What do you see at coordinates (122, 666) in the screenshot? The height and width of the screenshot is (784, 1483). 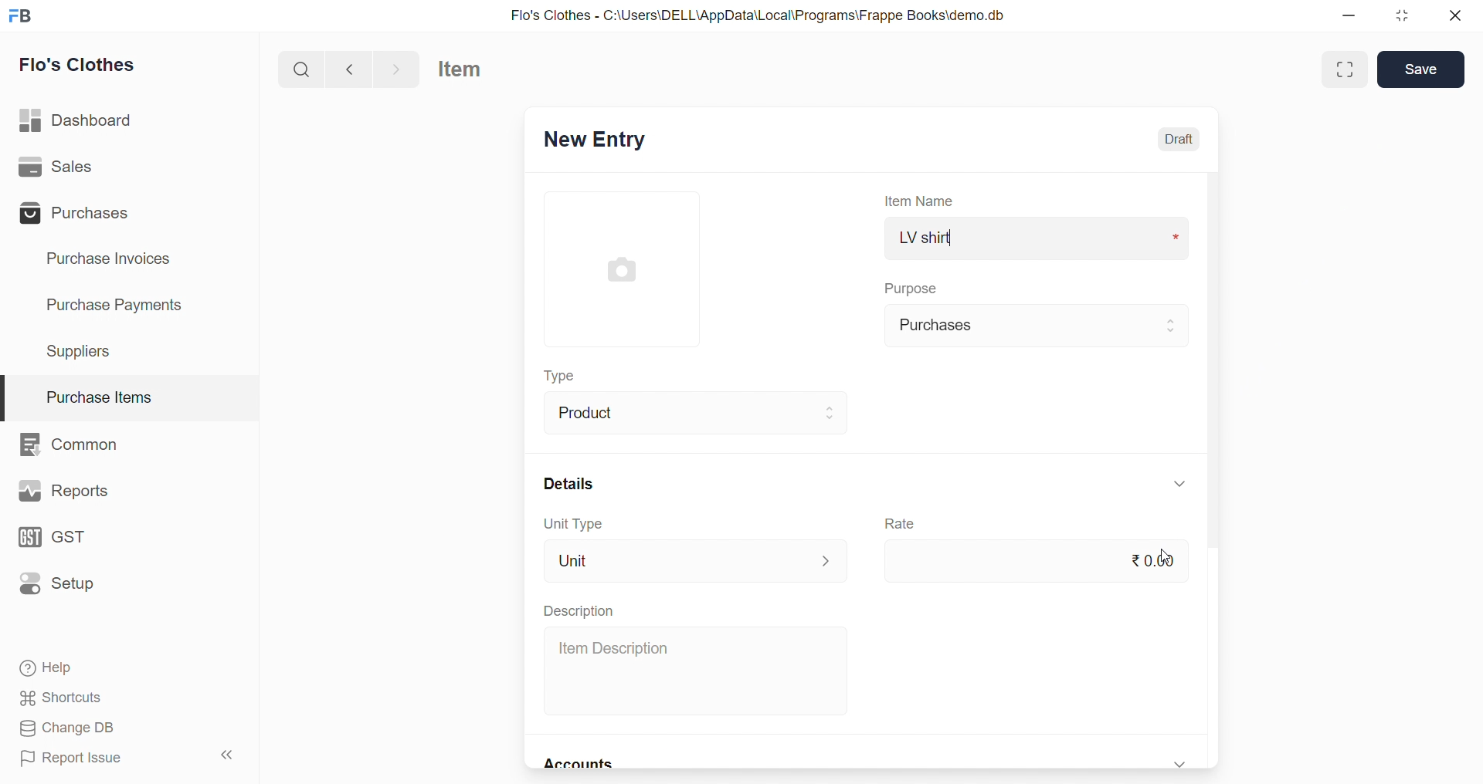 I see `Help` at bounding box center [122, 666].